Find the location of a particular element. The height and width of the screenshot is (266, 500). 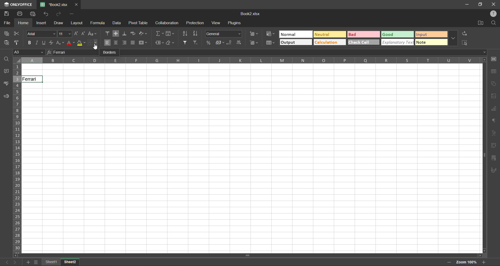

Cursor is located at coordinates (95, 47).